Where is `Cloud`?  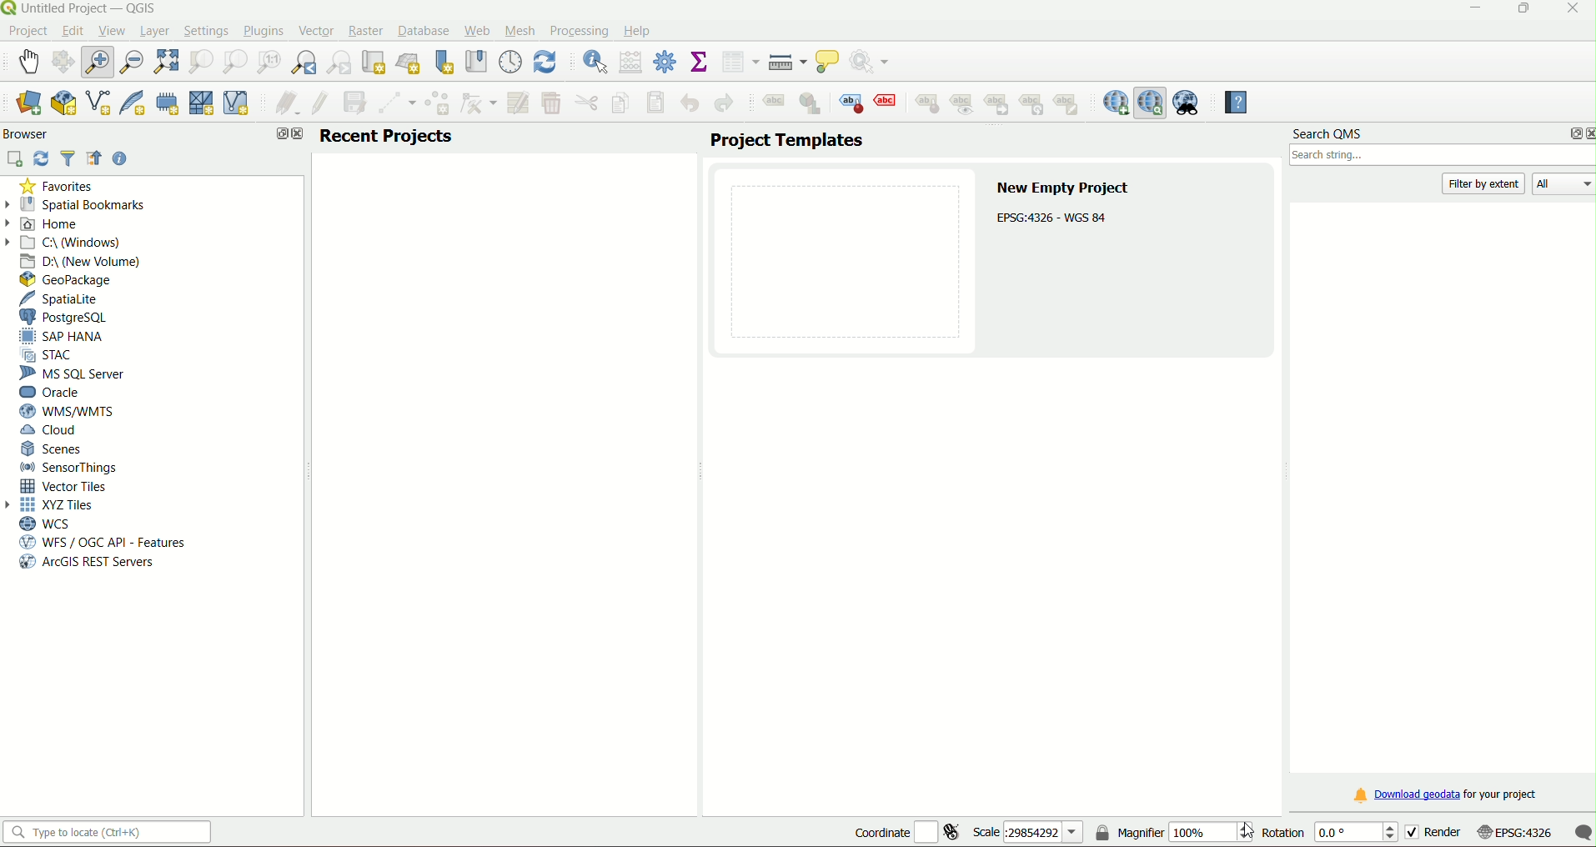 Cloud is located at coordinates (52, 432).